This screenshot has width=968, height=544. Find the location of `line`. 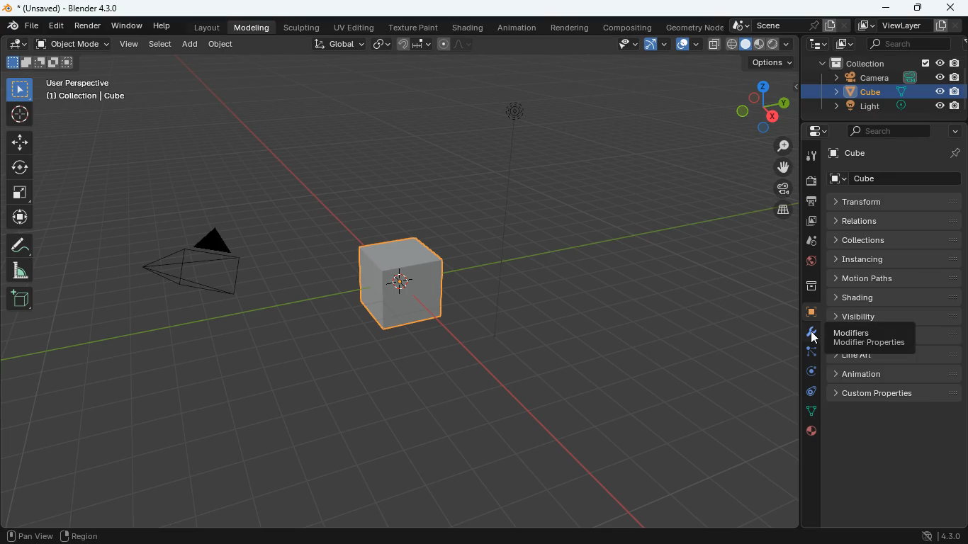

line is located at coordinates (457, 45).